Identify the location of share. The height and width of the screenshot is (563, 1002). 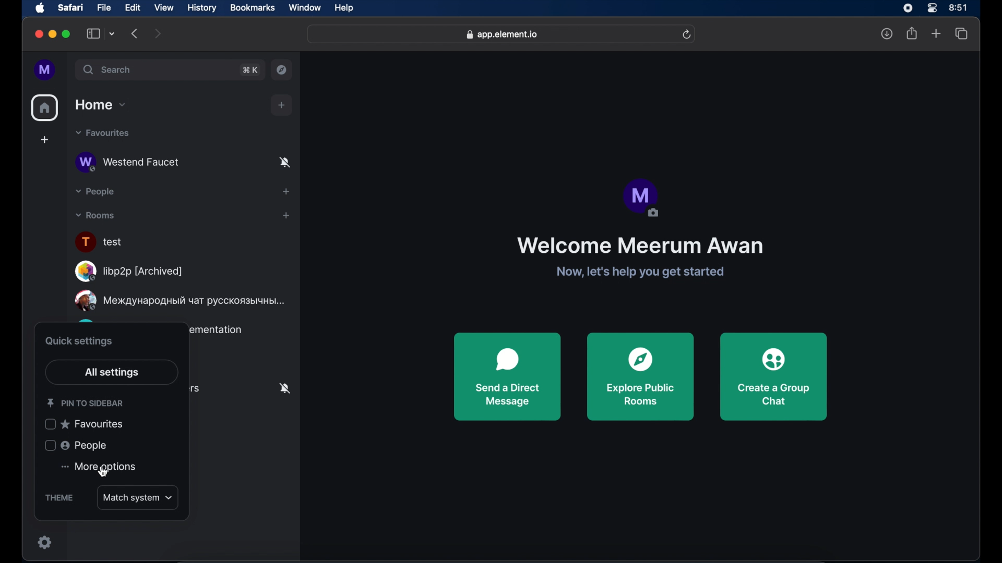
(911, 33).